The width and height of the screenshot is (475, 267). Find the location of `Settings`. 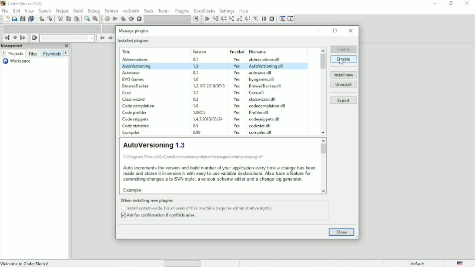

Settings is located at coordinates (227, 10).